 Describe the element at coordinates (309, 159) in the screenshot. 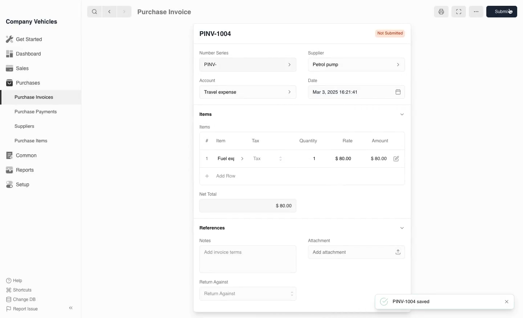

I see `1` at that location.